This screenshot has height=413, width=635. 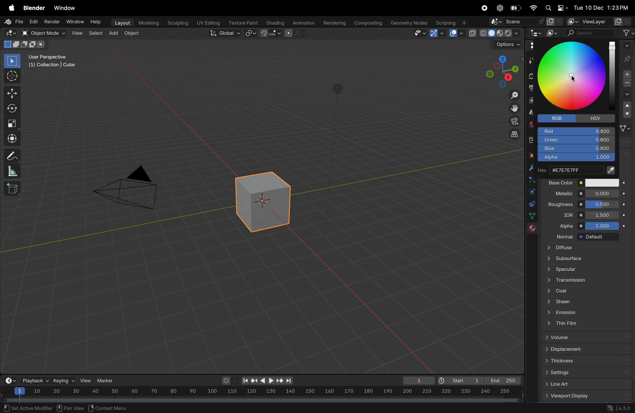 What do you see at coordinates (304, 22) in the screenshot?
I see `Animation` at bounding box center [304, 22].